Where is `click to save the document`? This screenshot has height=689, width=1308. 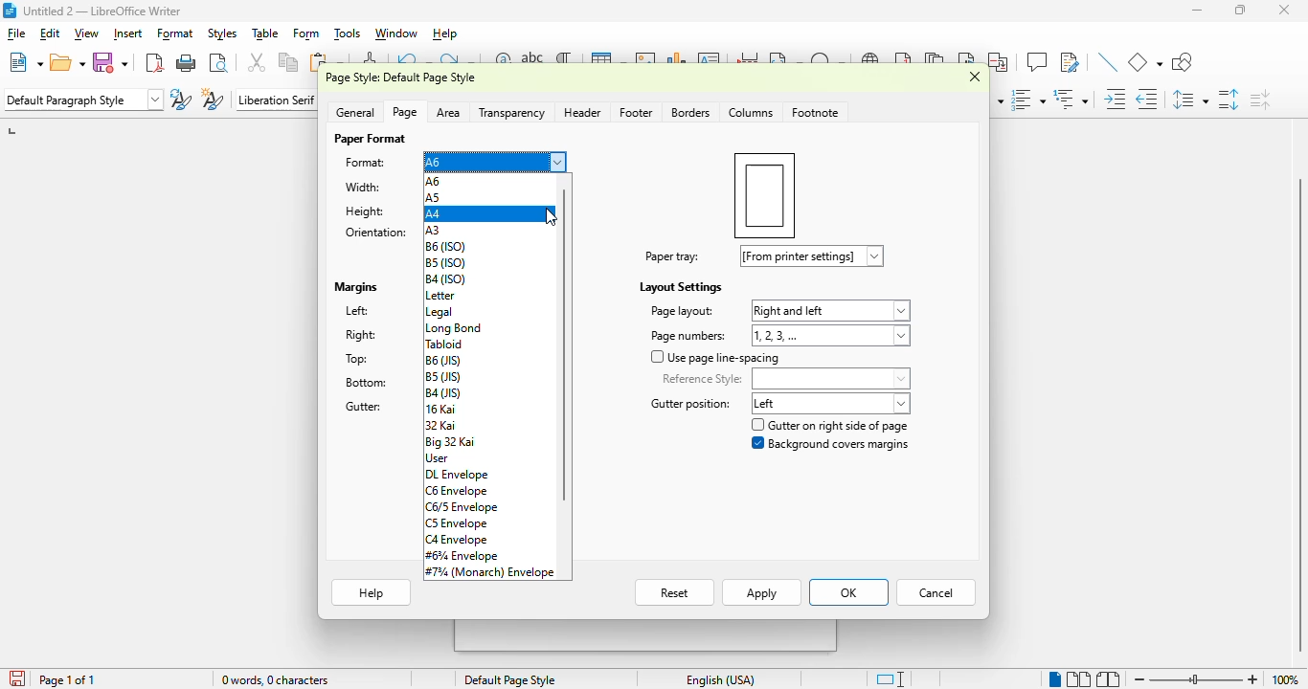 click to save the document is located at coordinates (18, 678).